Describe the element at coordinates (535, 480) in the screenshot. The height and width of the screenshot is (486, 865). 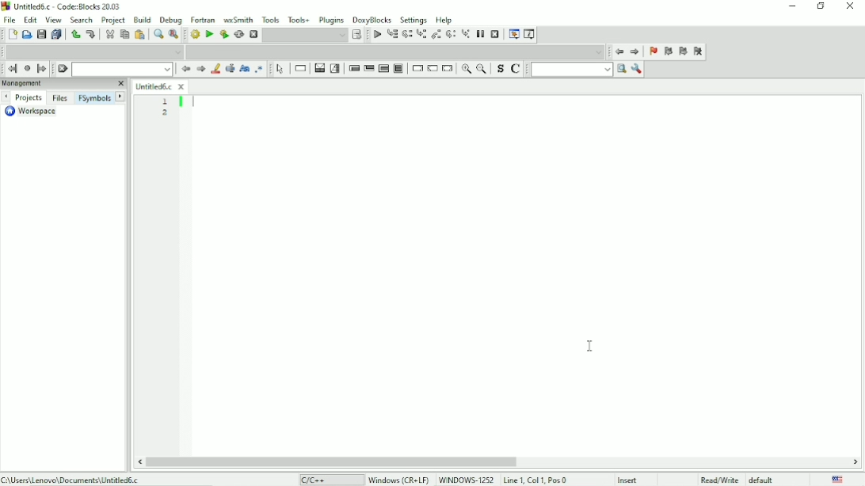
I see `Line 1, Col 1, Pos 0` at that location.